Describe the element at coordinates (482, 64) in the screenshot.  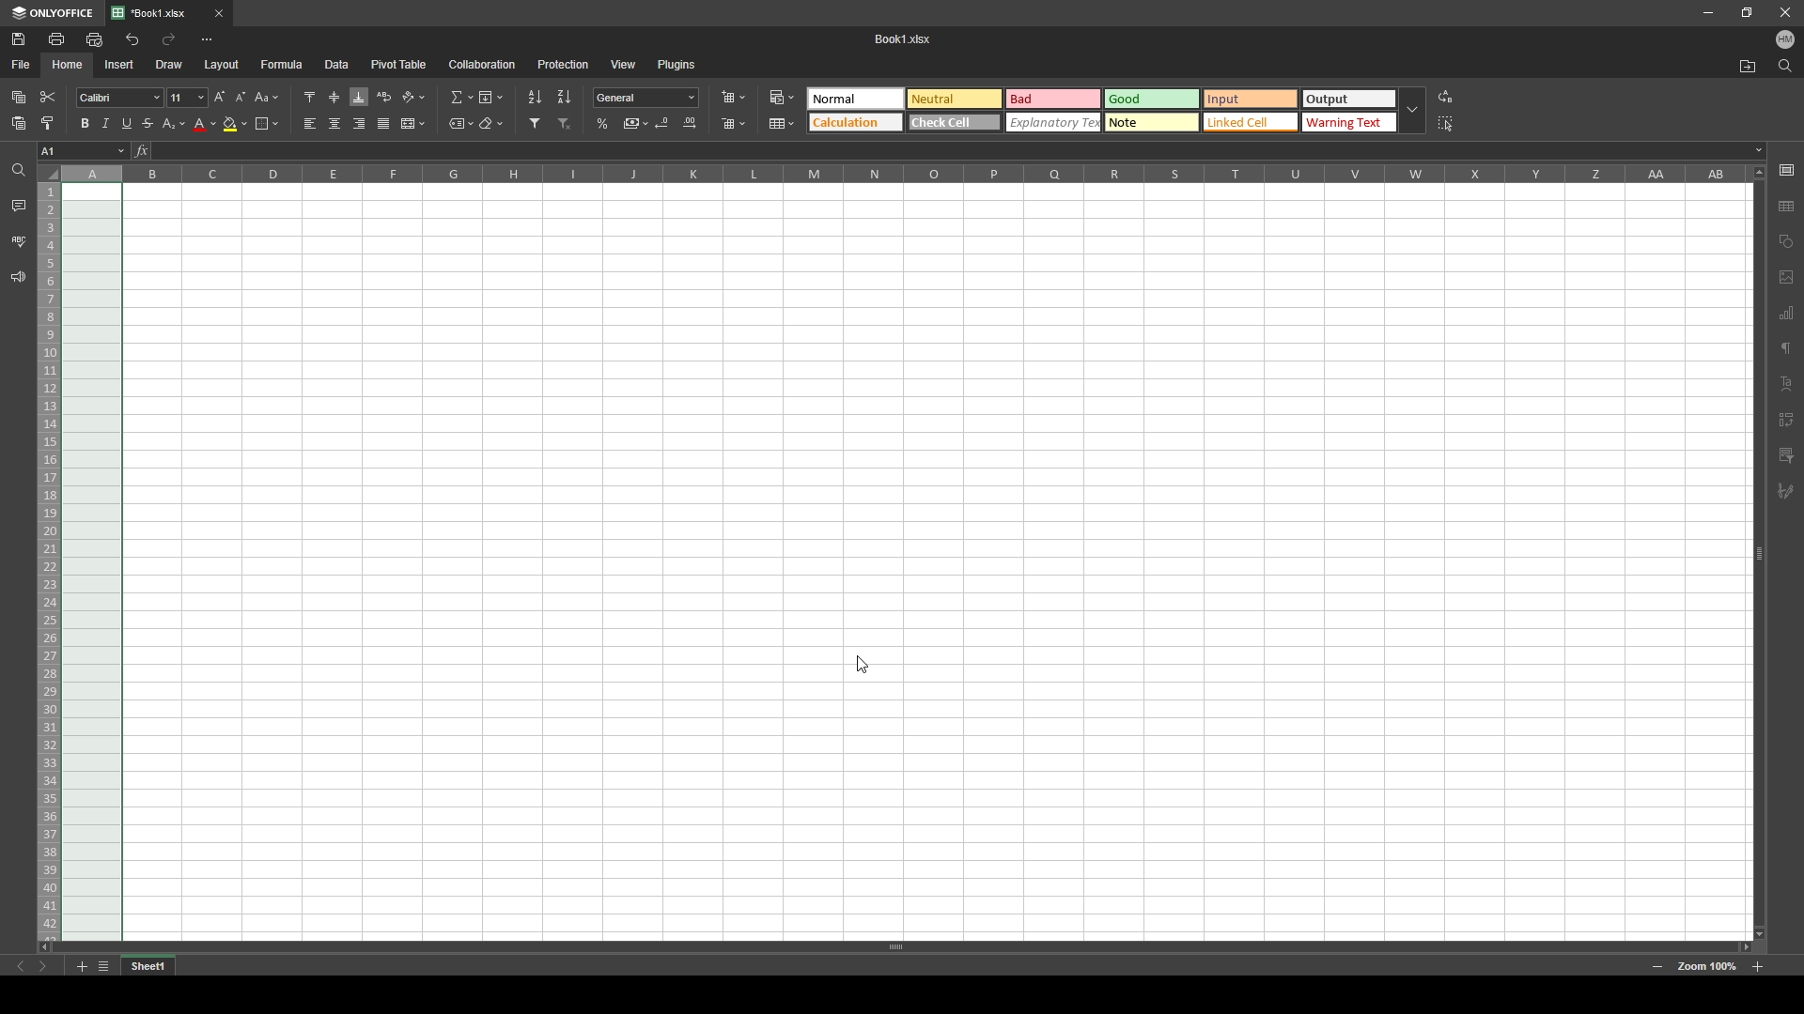
I see `collaboration` at that location.